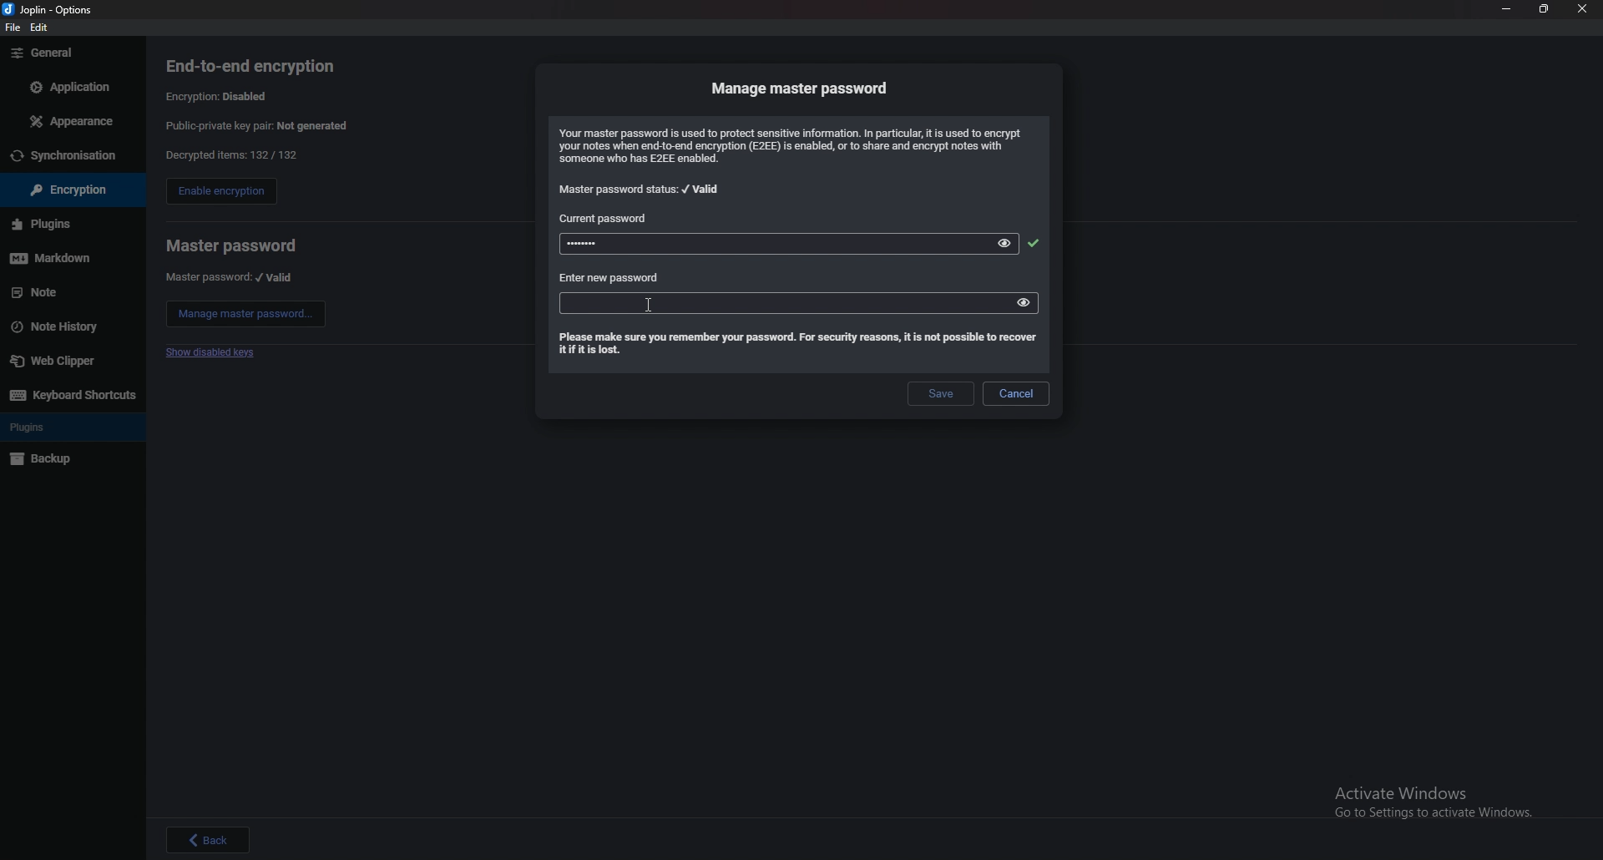 The height and width of the screenshot is (860, 1603). Describe the element at coordinates (68, 85) in the screenshot. I see `application` at that location.